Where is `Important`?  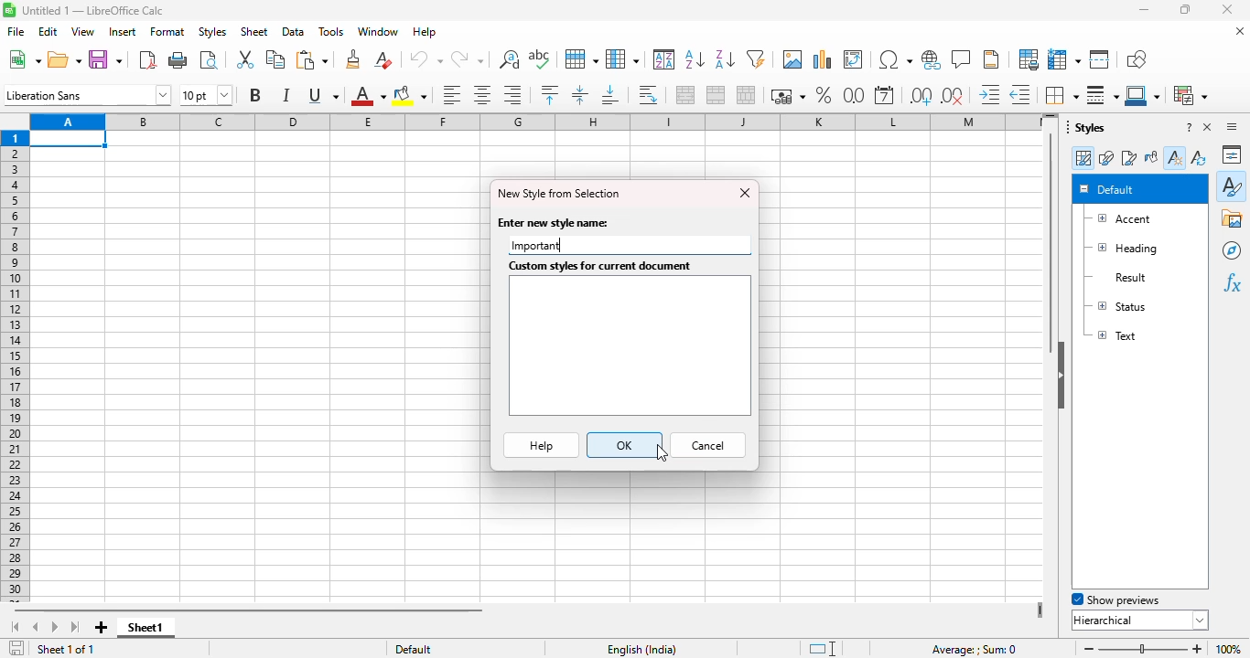 Important is located at coordinates (537, 245).